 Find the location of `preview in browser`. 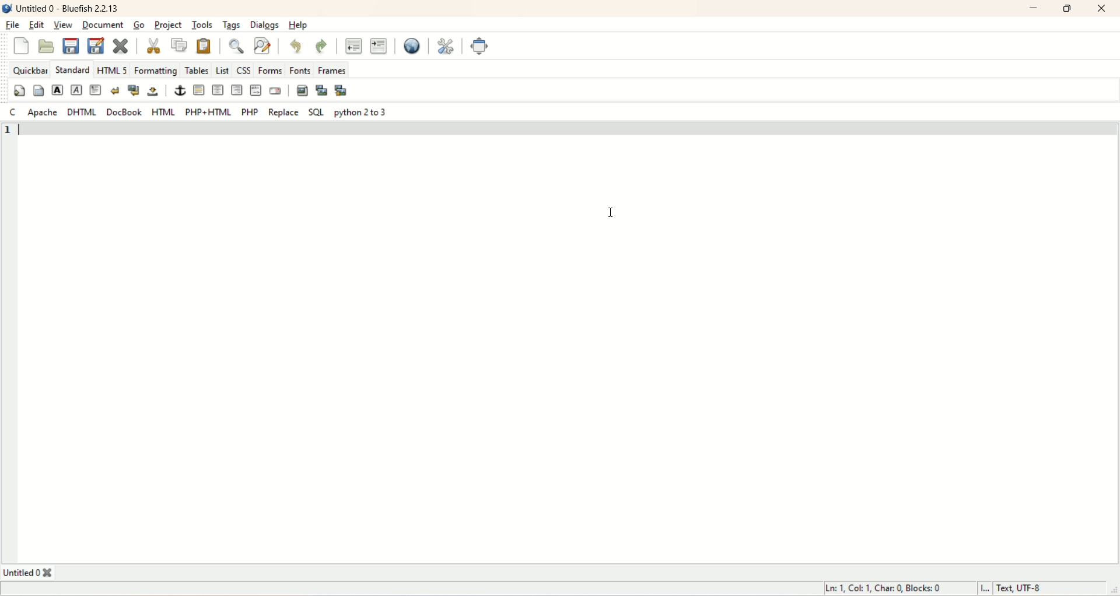

preview in browser is located at coordinates (415, 46).